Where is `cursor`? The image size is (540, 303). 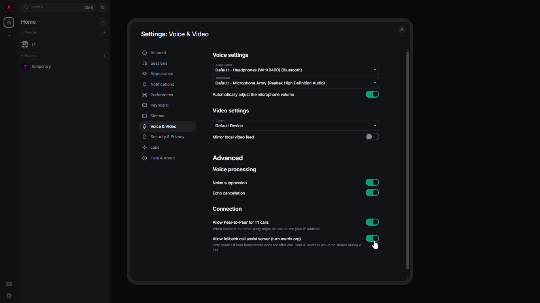
cursor is located at coordinates (378, 246).